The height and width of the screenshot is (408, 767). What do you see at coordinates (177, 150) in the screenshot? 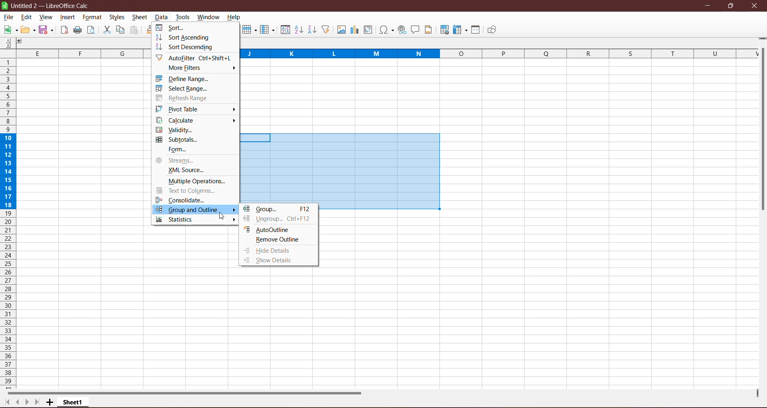
I see `Form` at bounding box center [177, 150].